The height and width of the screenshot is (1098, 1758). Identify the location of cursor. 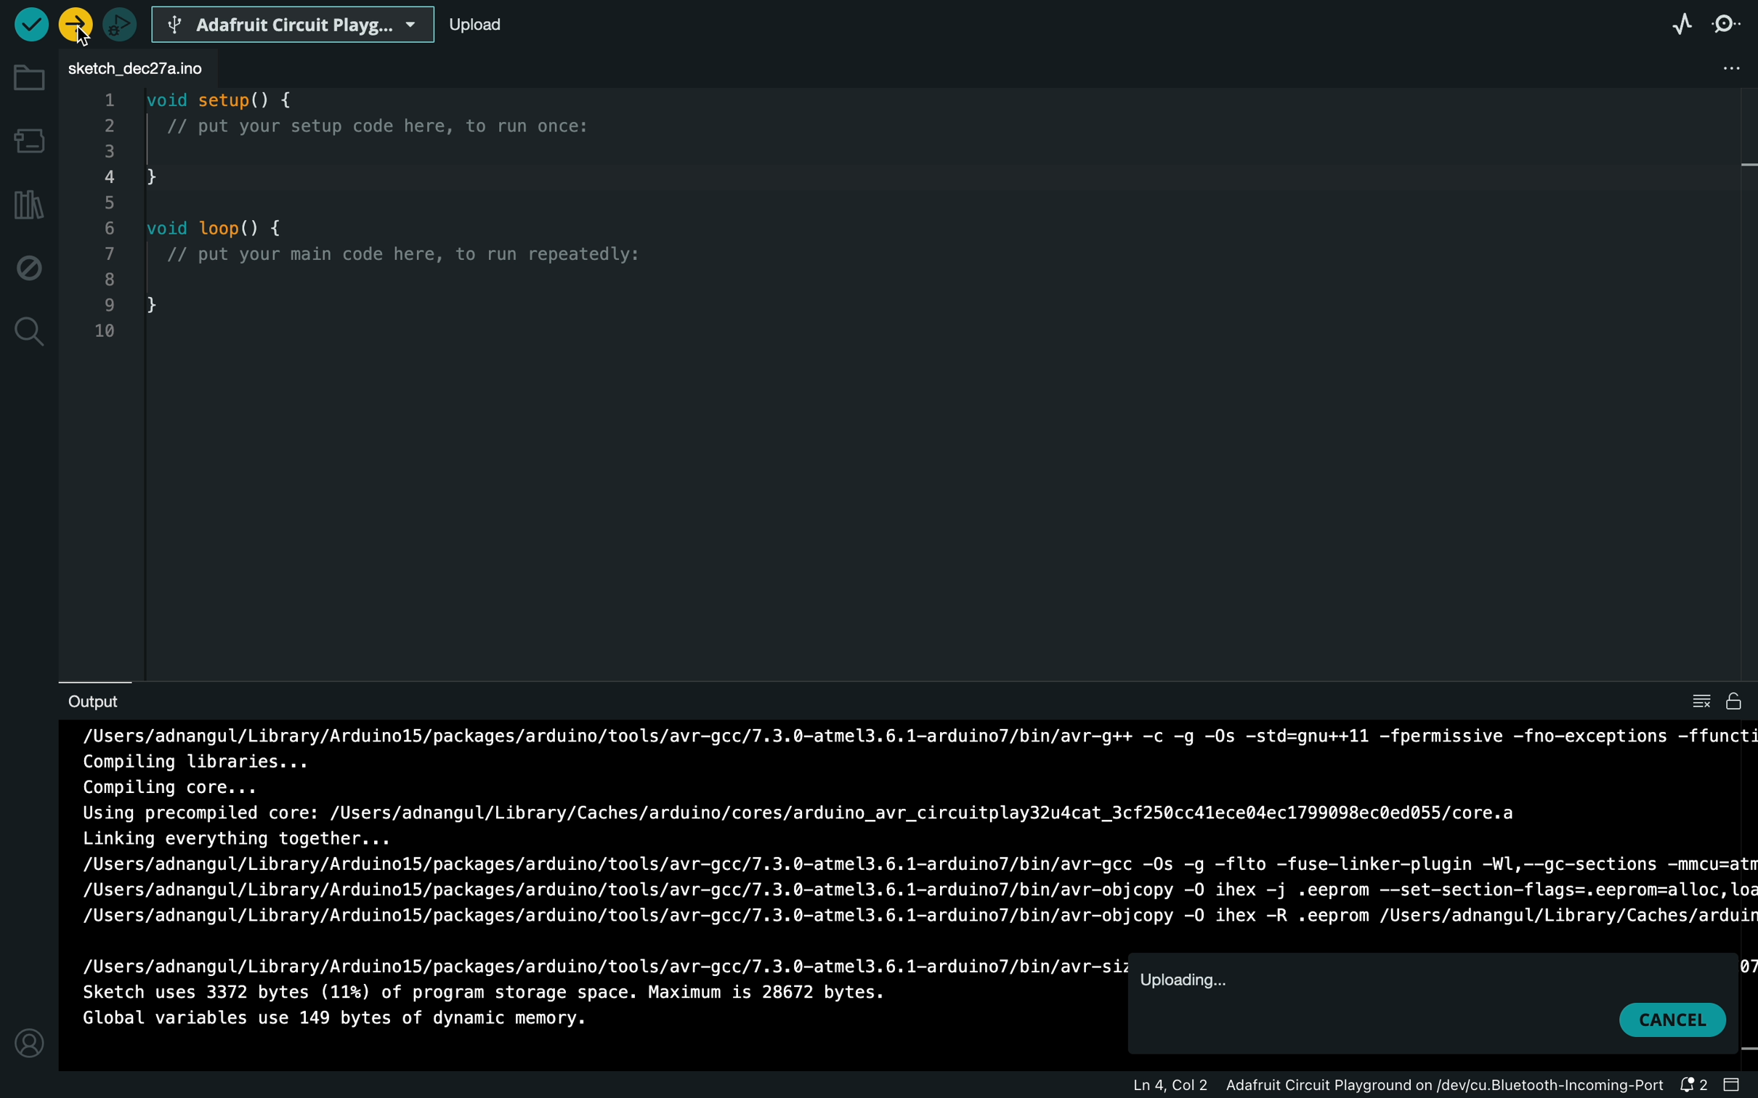
(75, 30).